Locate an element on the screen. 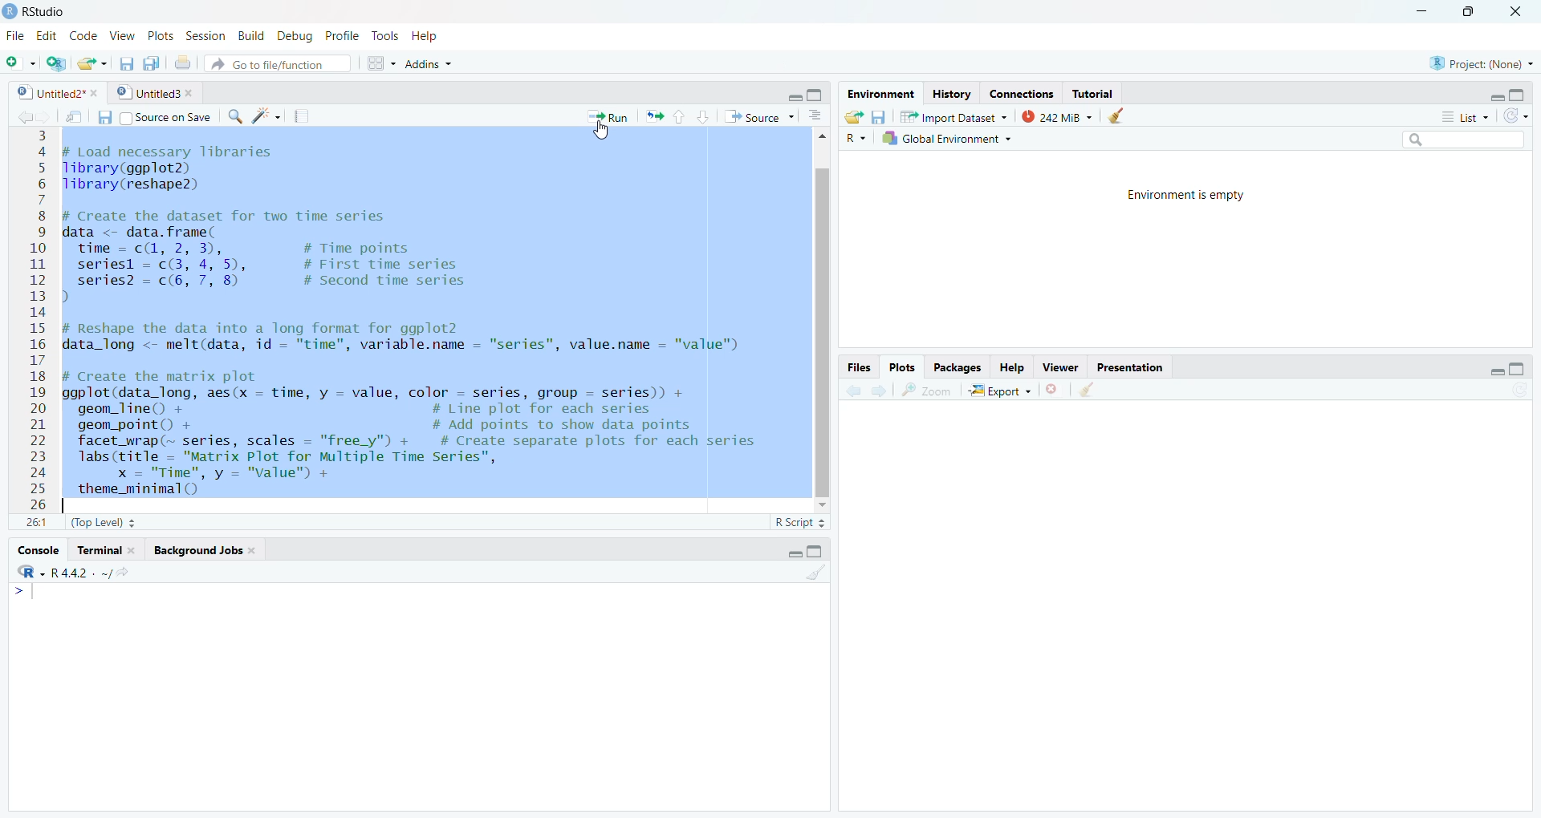 This screenshot has height=818, width=1541. Console is located at coordinates (38, 550).